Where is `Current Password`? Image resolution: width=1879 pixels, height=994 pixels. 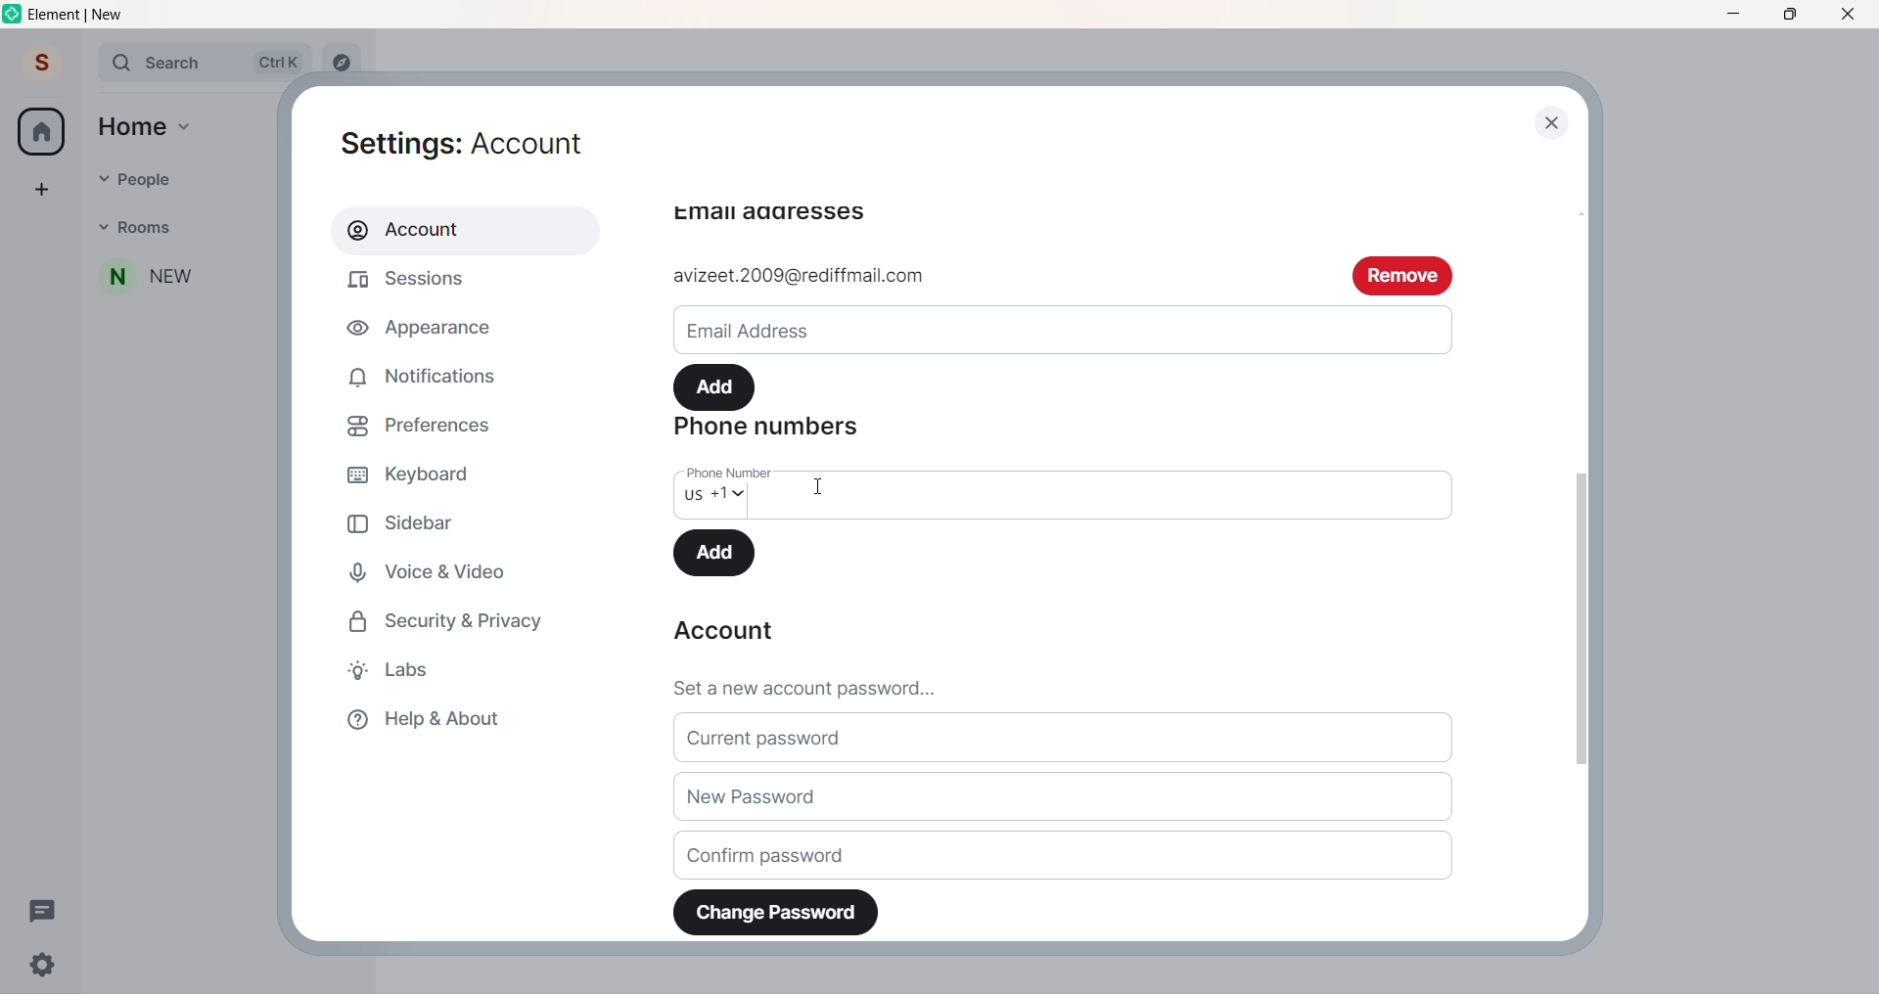
Current Password is located at coordinates (1067, 739).